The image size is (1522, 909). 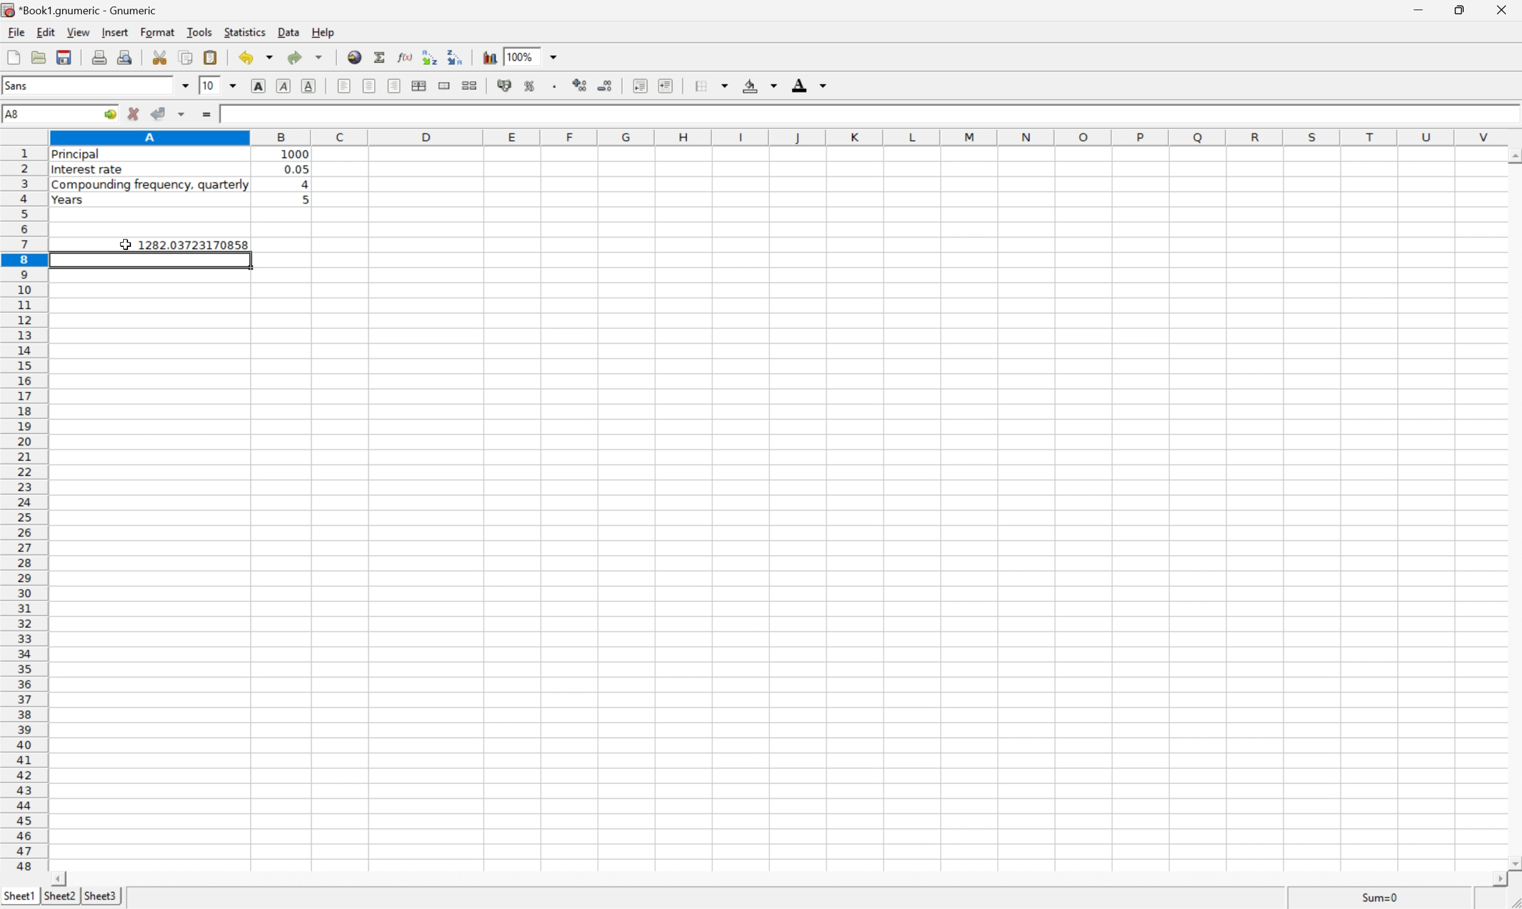 I want to click on go to, so click(x=111, y=113).